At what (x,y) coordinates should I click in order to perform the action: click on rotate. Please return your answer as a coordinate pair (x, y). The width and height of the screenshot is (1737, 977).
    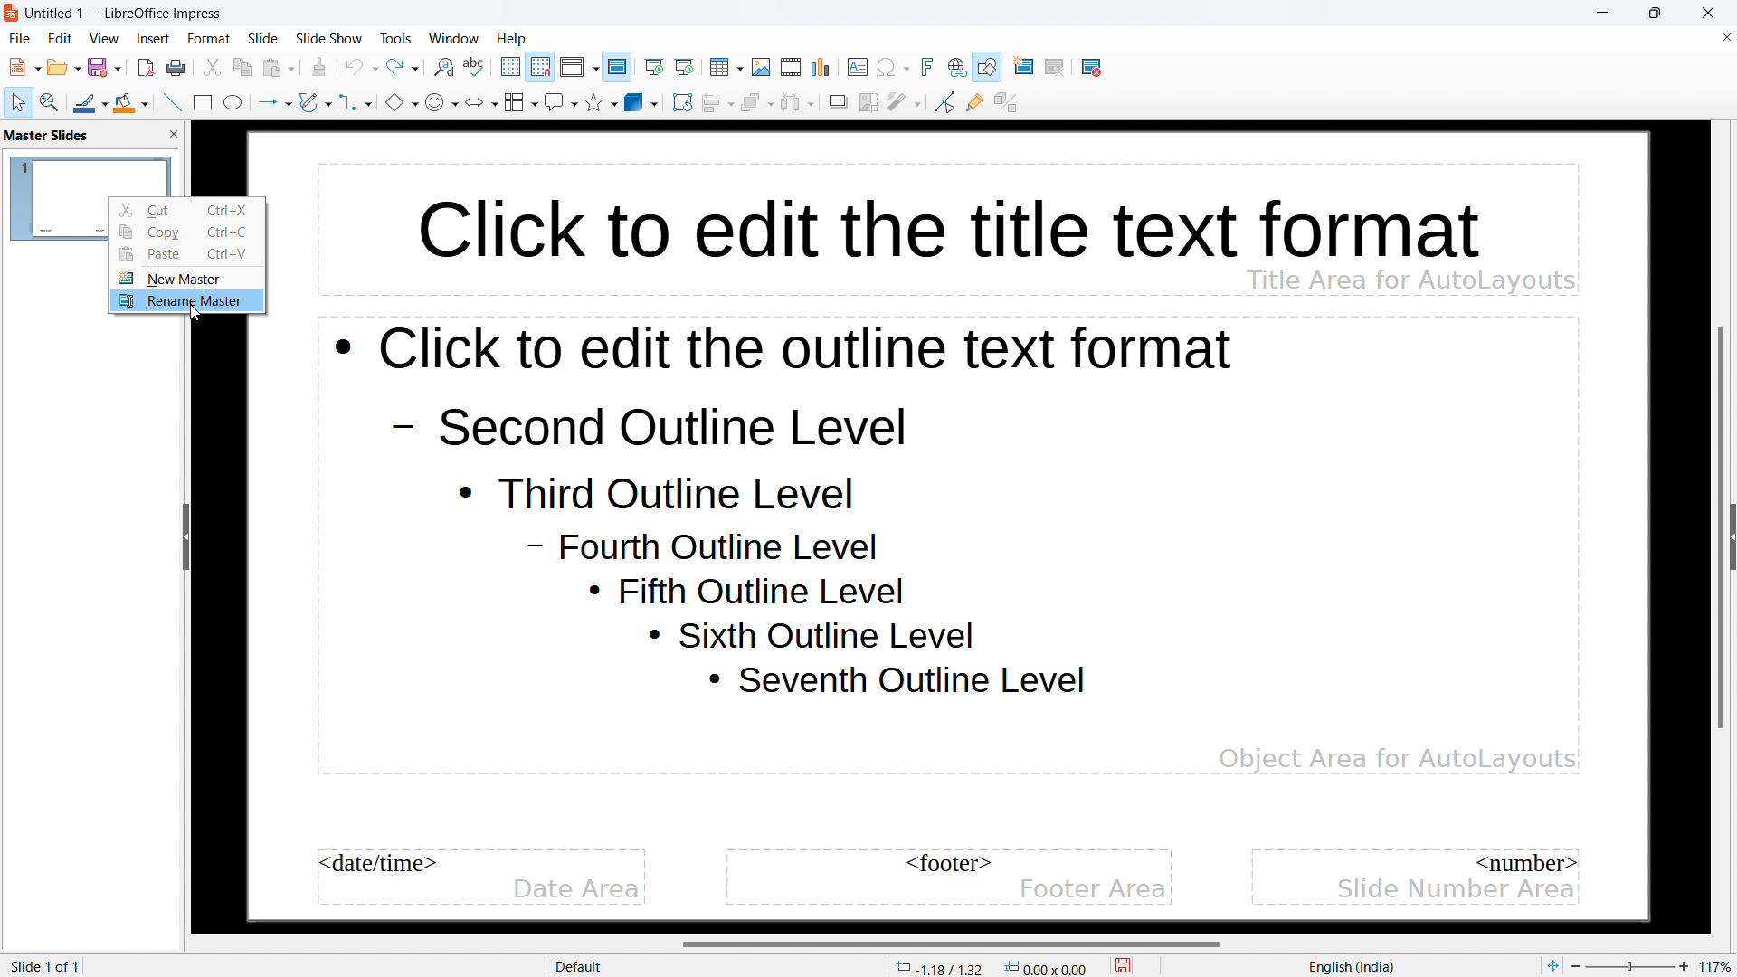
    Looking at the image, I should click on (682, 103).